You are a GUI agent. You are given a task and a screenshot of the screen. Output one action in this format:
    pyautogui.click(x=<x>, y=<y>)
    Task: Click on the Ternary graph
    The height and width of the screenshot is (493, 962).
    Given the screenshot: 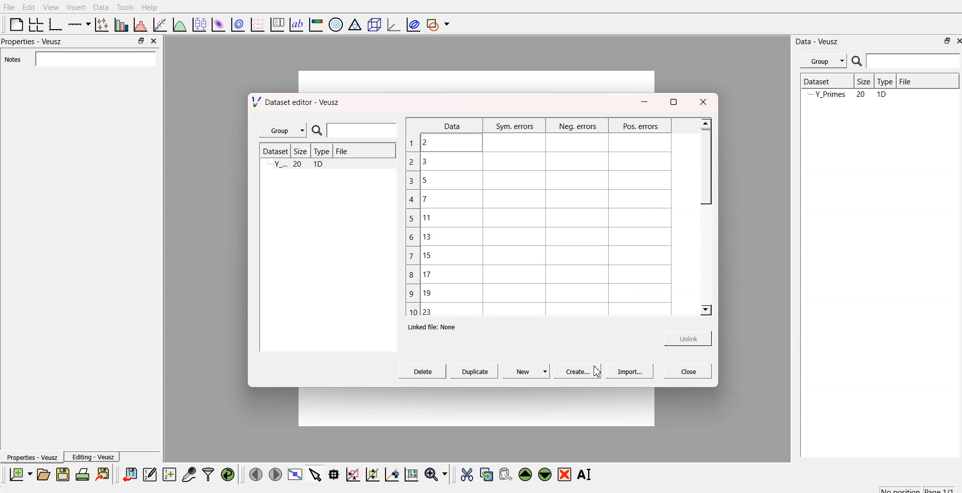 What is the action you would take?
    pyautogui.click(x=355, y=24)
    